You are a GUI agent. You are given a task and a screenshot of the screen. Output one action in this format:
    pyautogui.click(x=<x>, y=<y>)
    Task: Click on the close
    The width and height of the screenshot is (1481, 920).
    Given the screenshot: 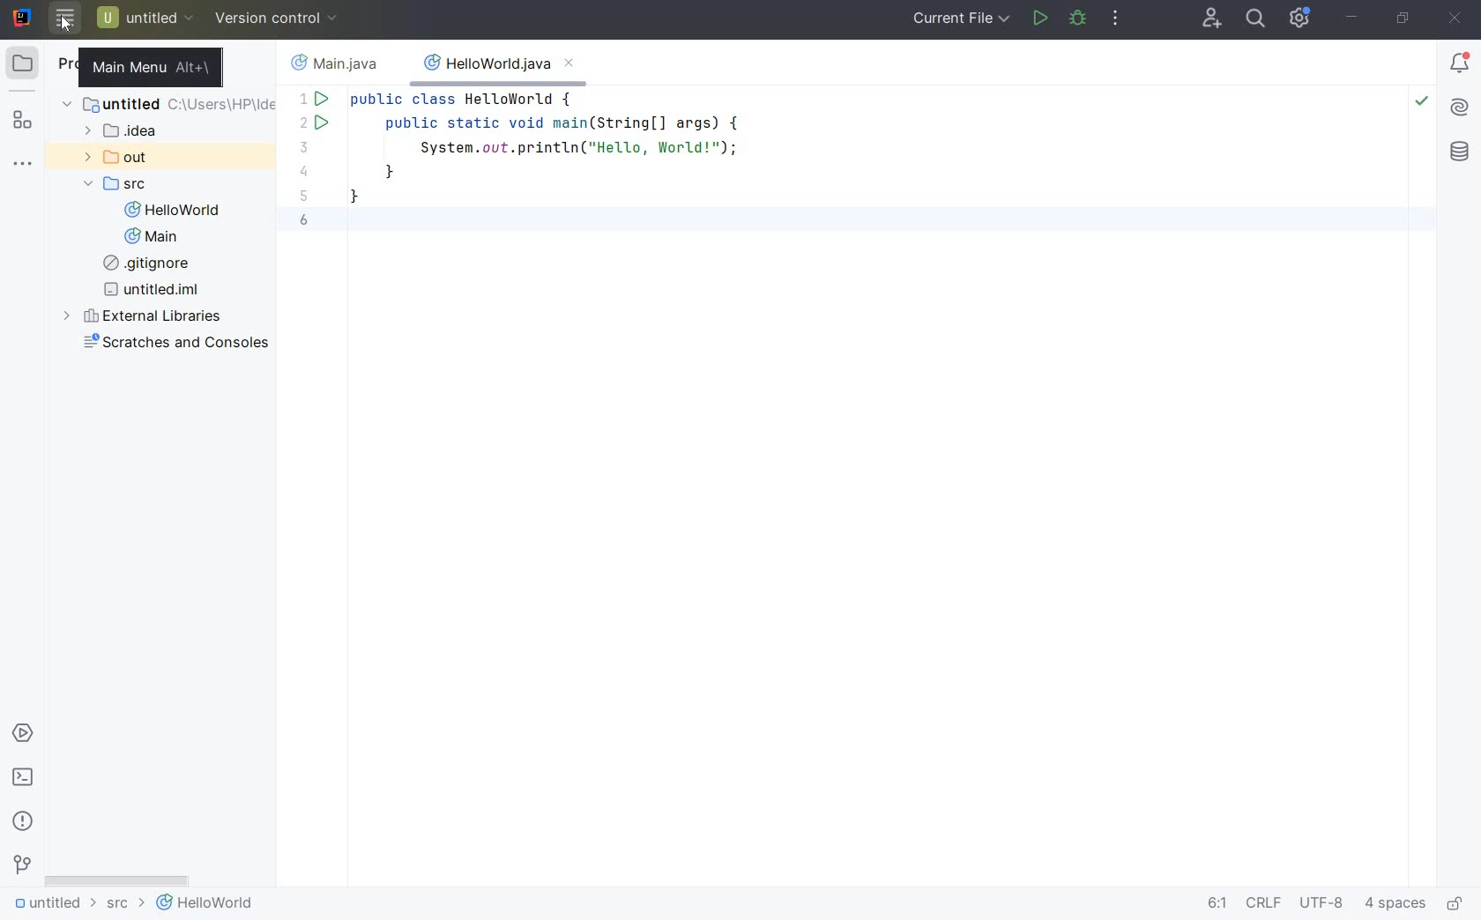 What is the action you would take?
    pyautogui.click(x=1455, y=19)
    